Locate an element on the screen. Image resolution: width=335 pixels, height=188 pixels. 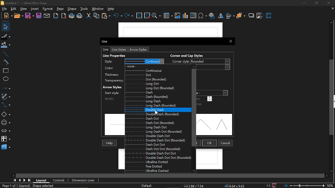
cancel is located at coordinates (226, 143).